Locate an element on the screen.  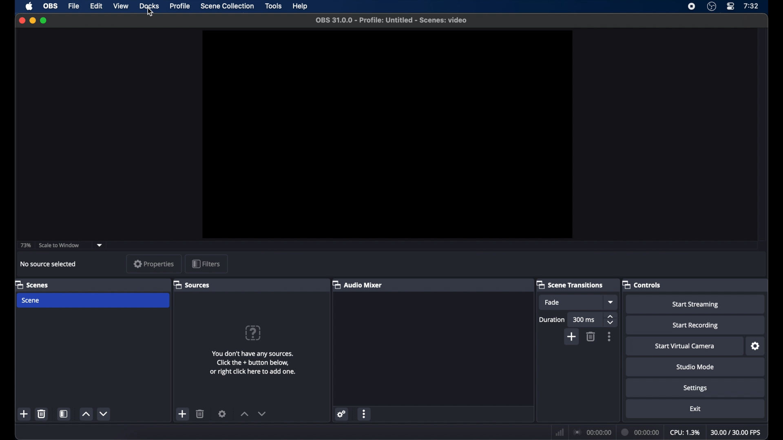
settings is located at coordinates (222, 414).